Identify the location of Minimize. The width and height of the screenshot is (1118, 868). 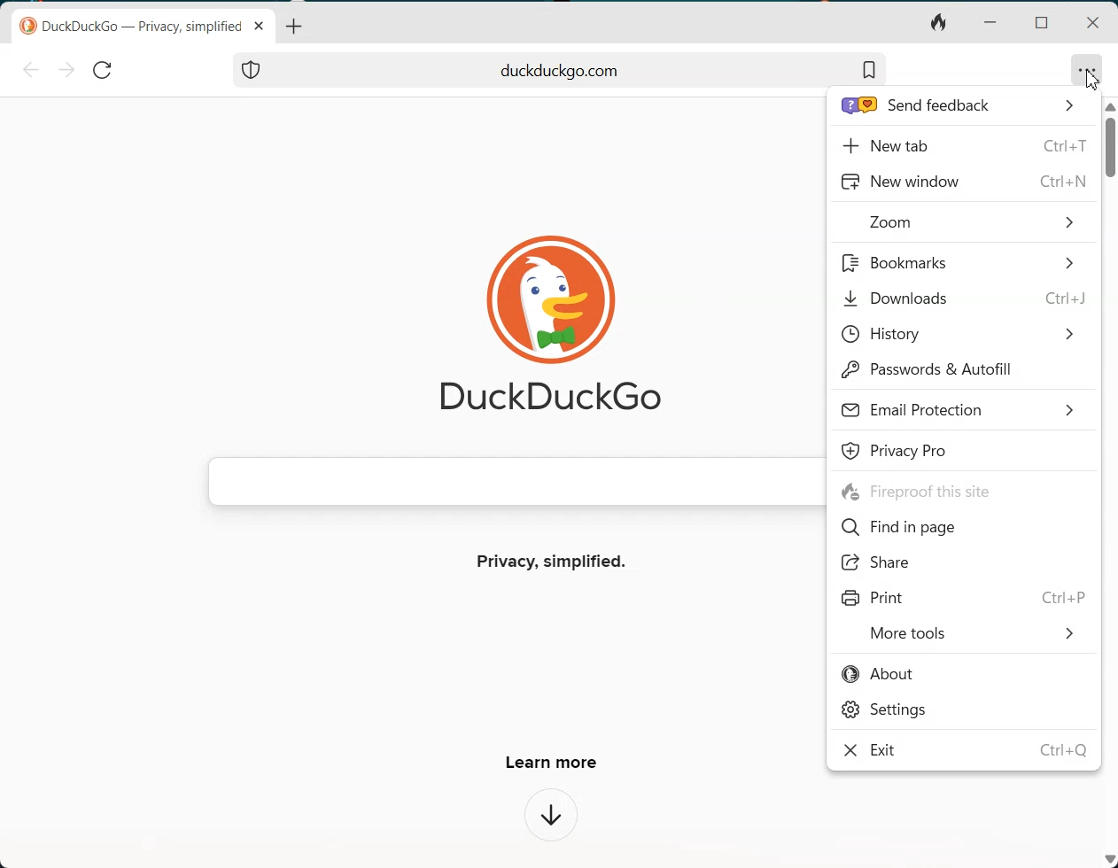
(989, 23).